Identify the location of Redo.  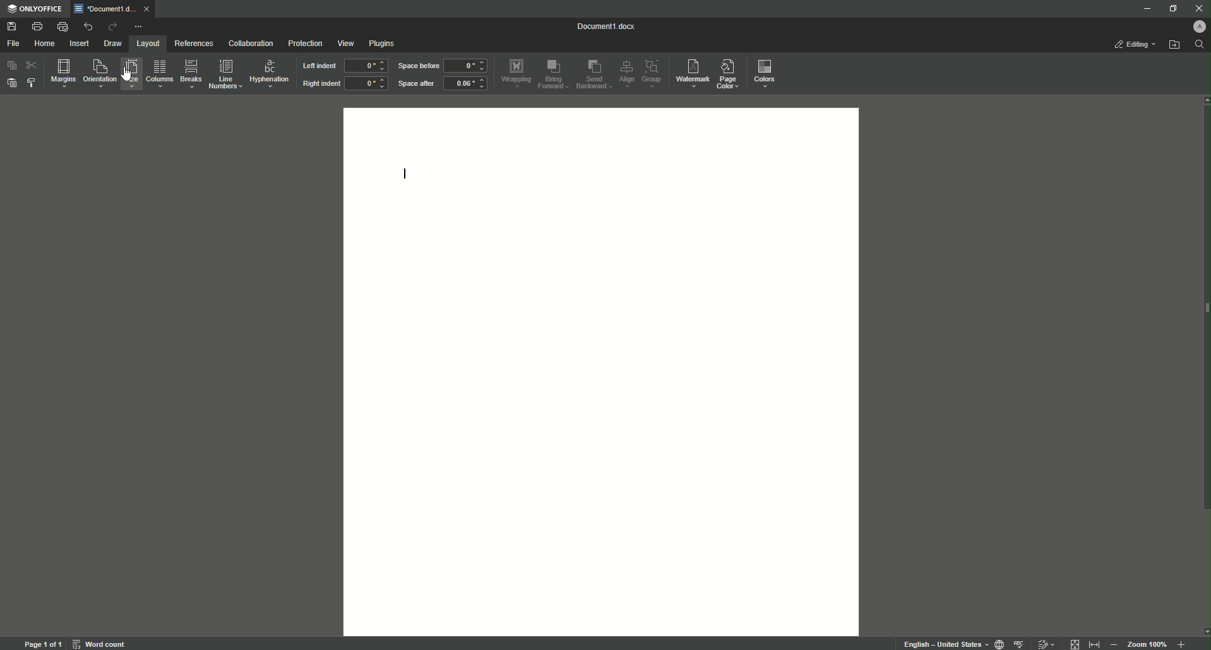
(110, 26).